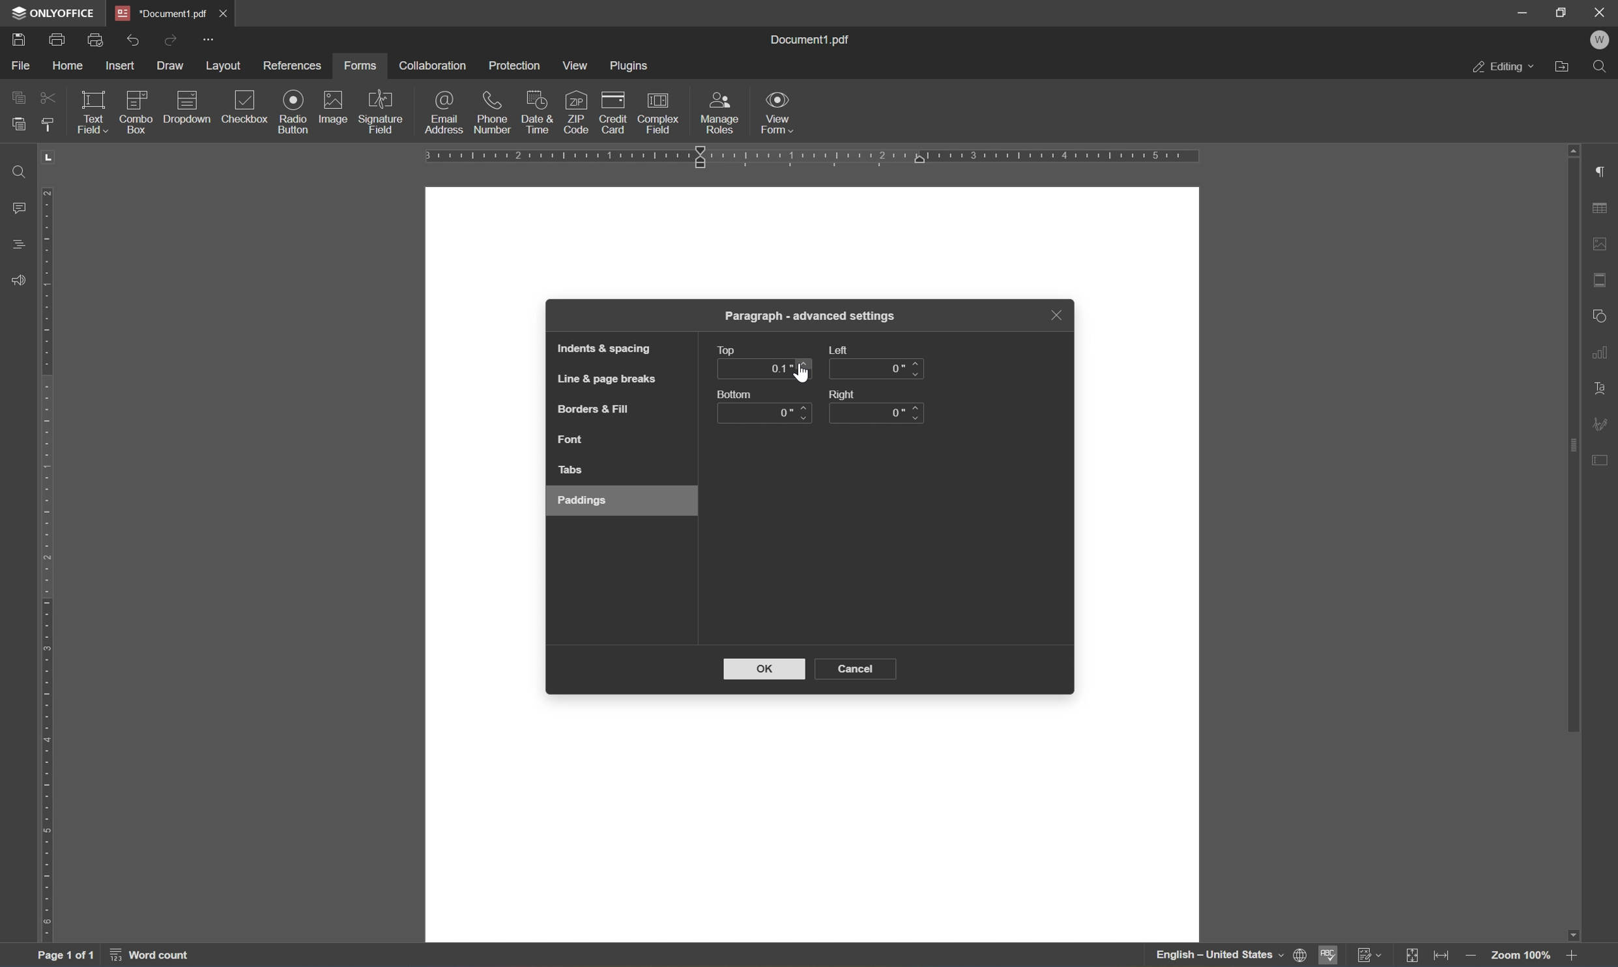  I want to click on find, so click(15, 171).